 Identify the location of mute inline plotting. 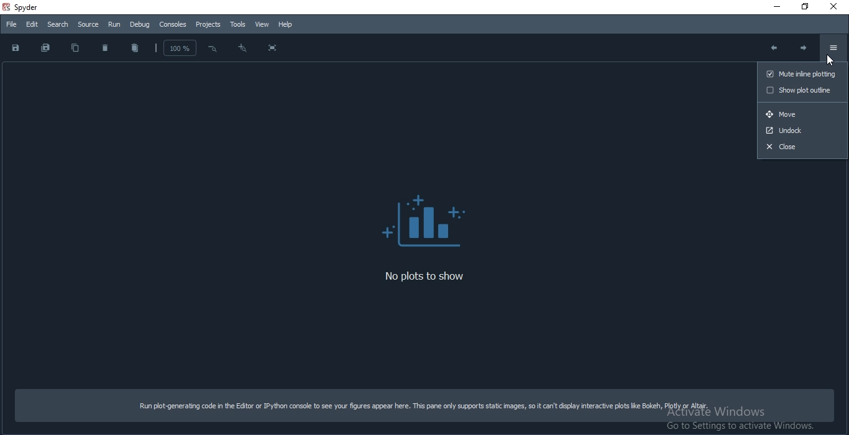
(799, 73).